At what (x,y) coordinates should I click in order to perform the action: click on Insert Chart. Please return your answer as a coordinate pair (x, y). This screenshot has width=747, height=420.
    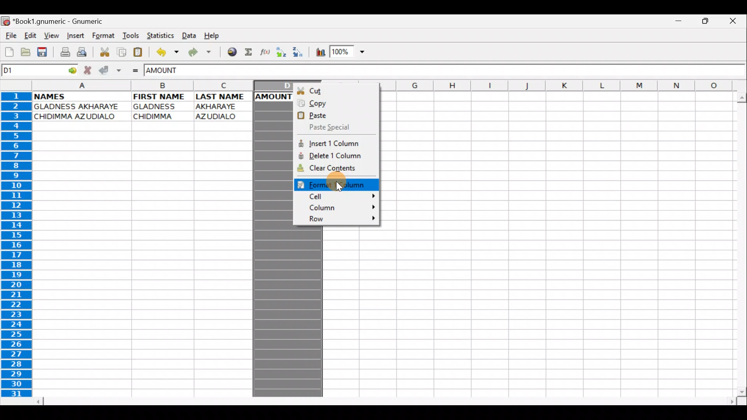
    Looking at the image, I should click on (317, 52).